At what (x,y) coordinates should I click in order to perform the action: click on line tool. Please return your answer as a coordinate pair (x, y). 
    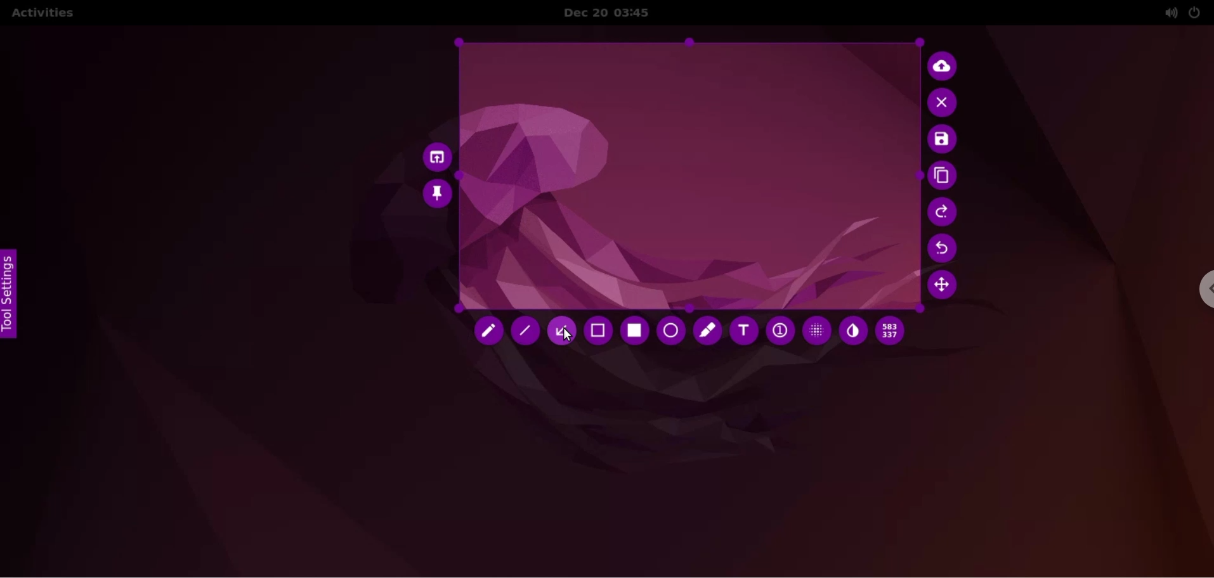
    Looking at the image, I should click on (527, 334).